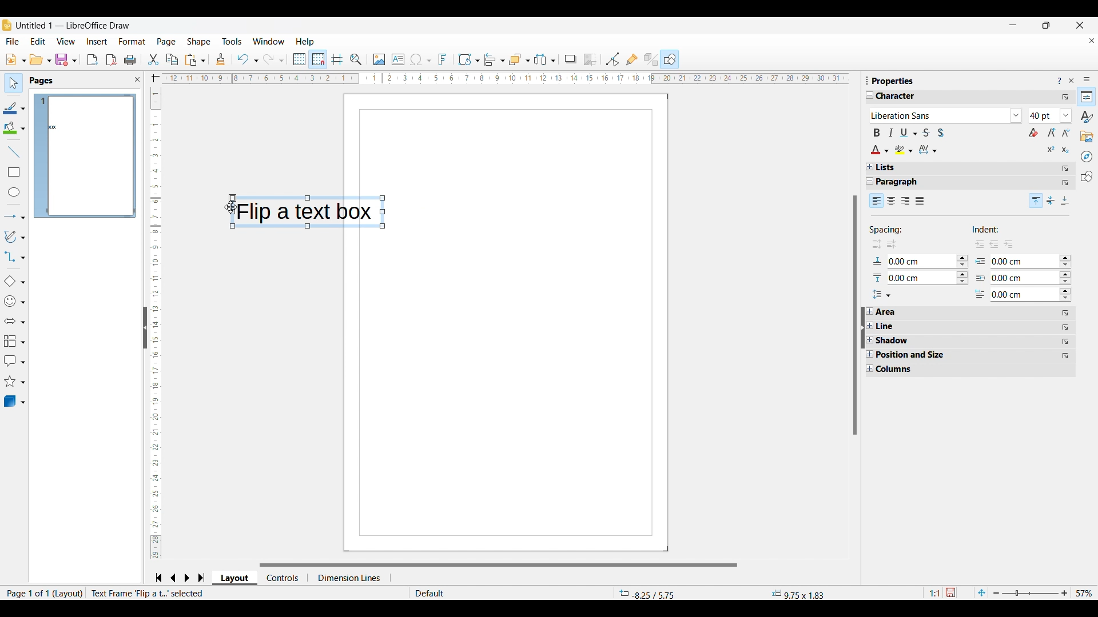 This screenshot has height=617, width=1098. I want to click on decrease space, so click(875, 245).